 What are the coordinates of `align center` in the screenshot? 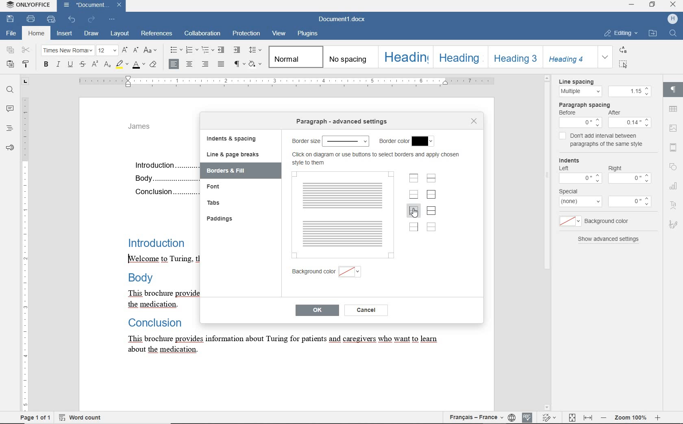 It's located at (173, 63).